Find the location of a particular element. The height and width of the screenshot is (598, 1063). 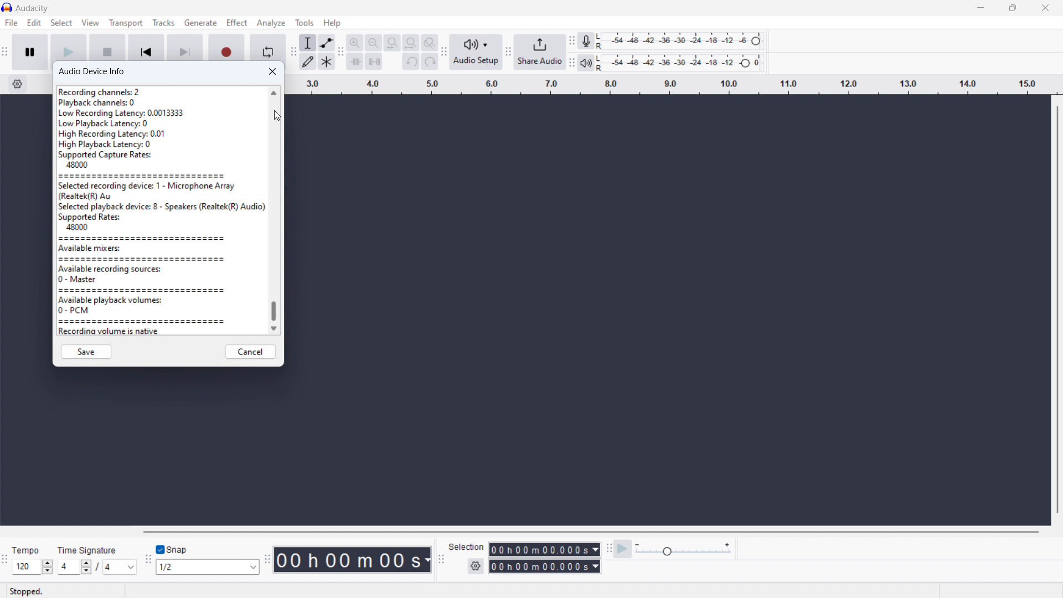

tracks is located at coordinates (163, 23).